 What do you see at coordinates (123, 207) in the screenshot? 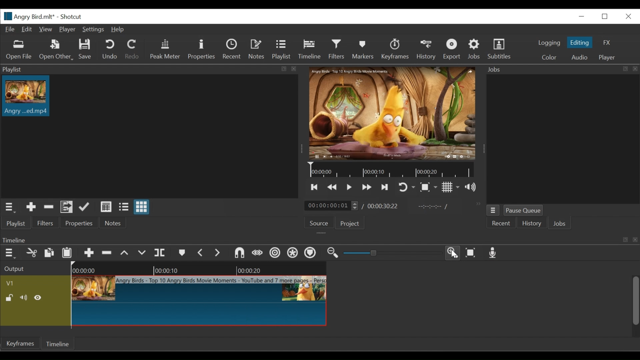
I see `View as files` at bounding box center [123, 207].